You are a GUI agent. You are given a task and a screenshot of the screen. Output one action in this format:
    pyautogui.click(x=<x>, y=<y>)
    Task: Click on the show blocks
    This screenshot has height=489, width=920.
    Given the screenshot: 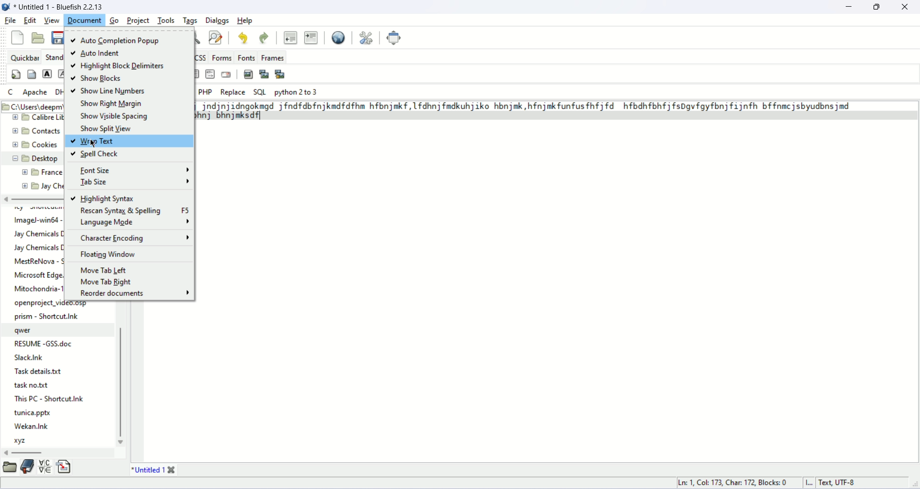 What is the action you would take?
    pyautogui.click(x=100, y=78)
    